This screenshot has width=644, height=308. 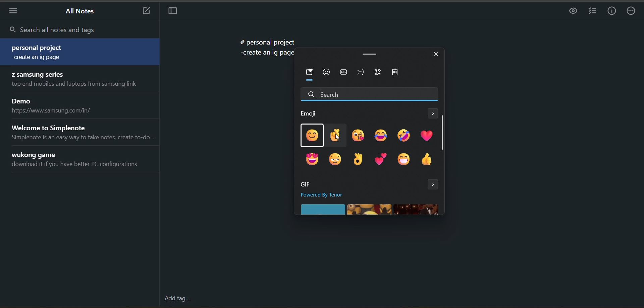 I want to click on insert checklist, so click(x=593, y=12).